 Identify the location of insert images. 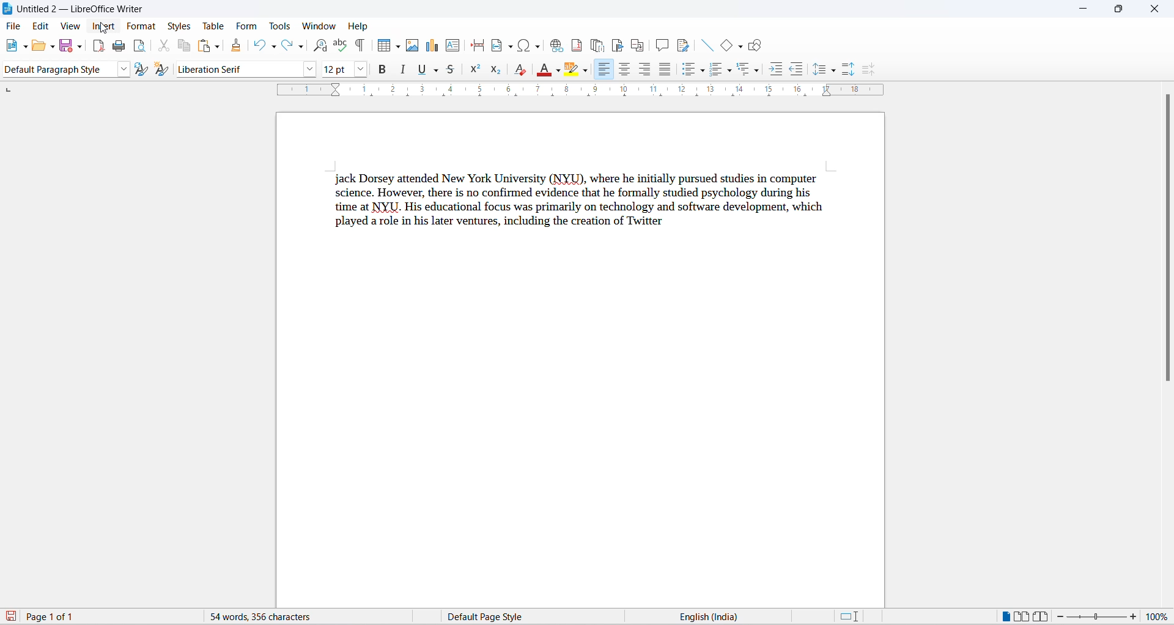
(415, 45).